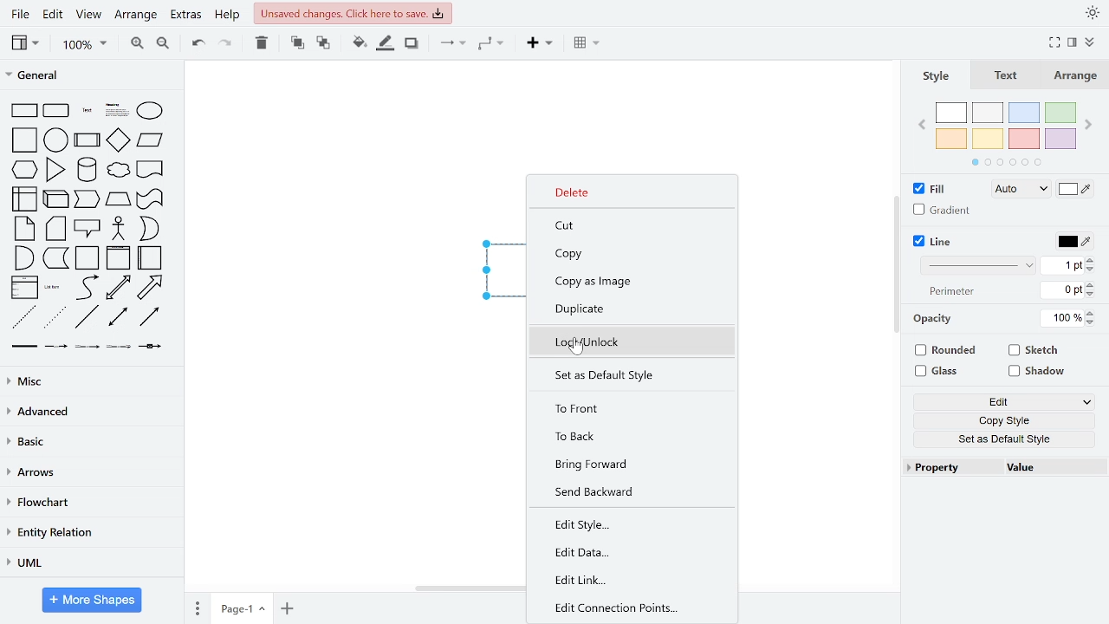 Image resolution: width=1109 pixels, height=624 pixels. What do you see at coordinates (151, 258) in the screenshot?
I see `horizontal container` at bounding box center [151, 258].